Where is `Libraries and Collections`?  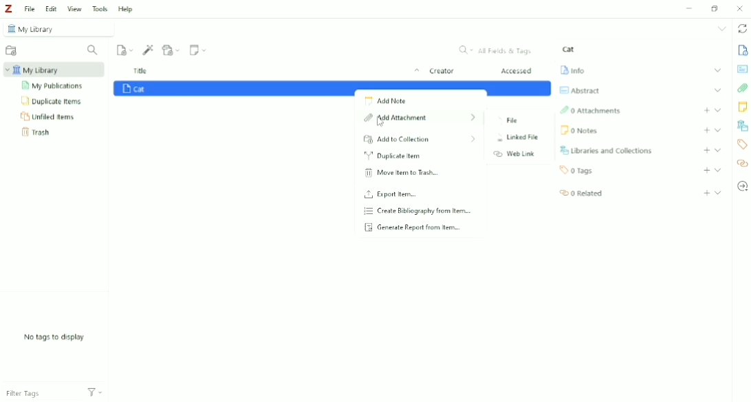 Libraries and Collections is located at coordinates (742, 126).